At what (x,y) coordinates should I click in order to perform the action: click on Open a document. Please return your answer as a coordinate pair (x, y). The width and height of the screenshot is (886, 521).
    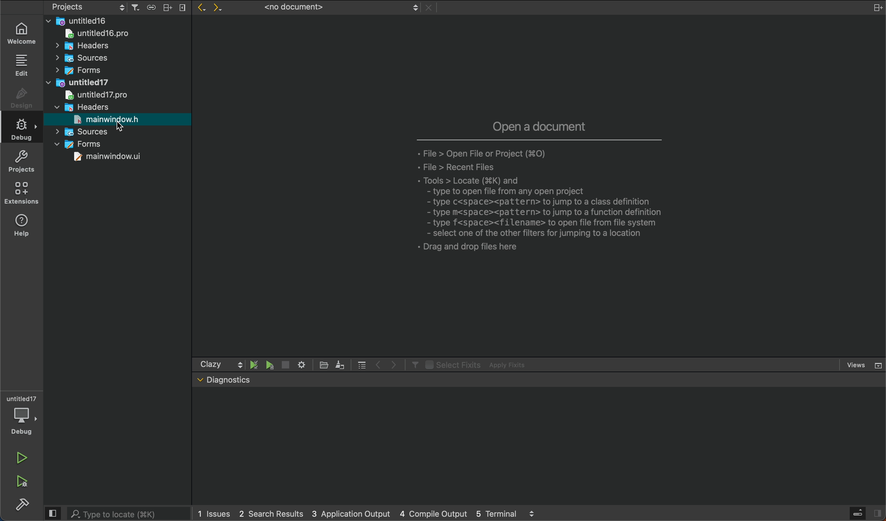
    Looking at the image, I should click on (540, 125).